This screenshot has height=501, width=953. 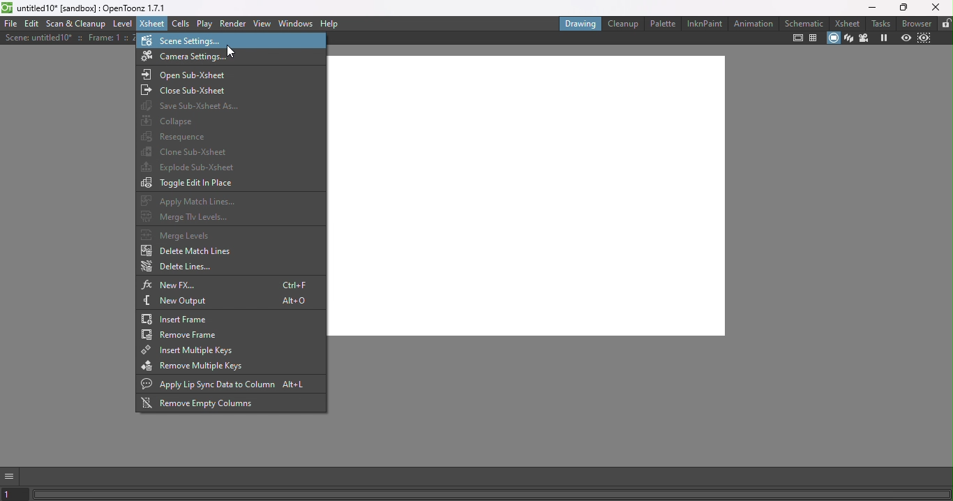 I want to click on New Output, so click(x=228, y=301).